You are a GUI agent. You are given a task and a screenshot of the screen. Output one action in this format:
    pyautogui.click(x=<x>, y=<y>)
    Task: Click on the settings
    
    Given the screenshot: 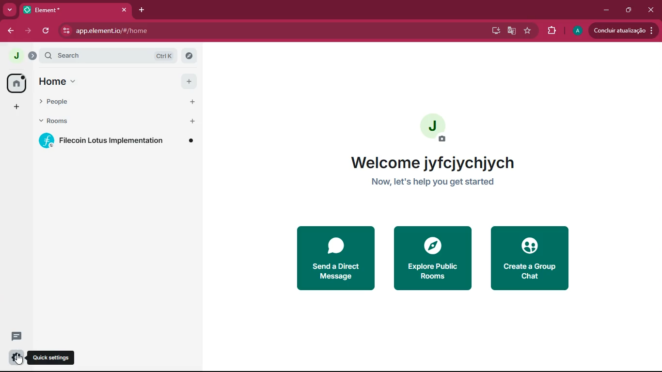 What is the action you would take?
    pyautogui.click(x=16, y=357)
    